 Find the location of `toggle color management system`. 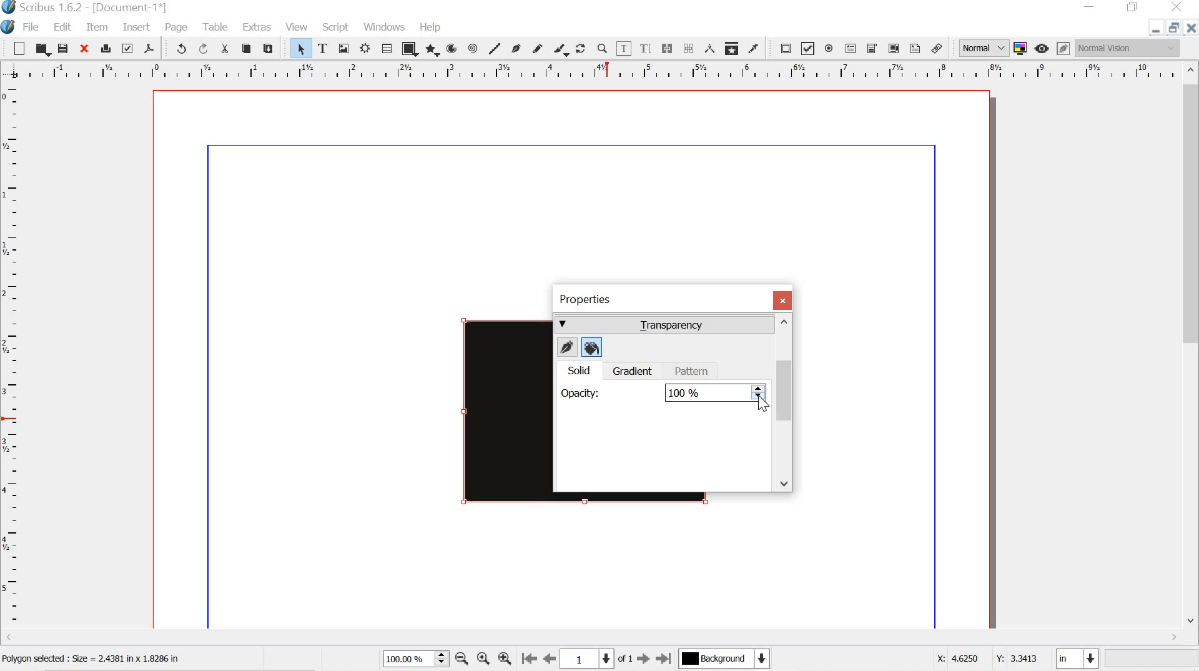

toggle color management system is located at coordinates (1022, 47).